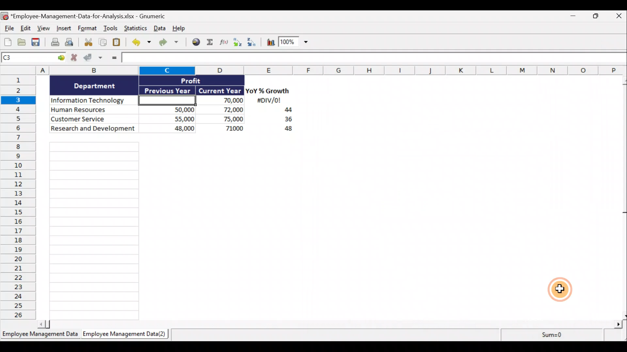 The width and height of the screenshot is (627, 352). What do you see at coordinates (94, 101) in the screenshot?
I see `Information Technology` at bounding box center [94, 101].